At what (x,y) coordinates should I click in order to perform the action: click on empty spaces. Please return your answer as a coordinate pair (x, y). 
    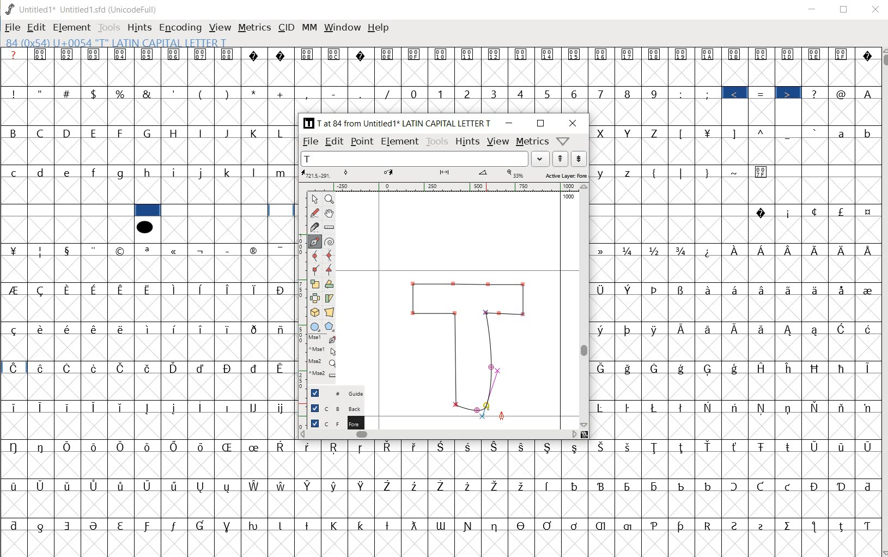
    Looking at the image, I should click on (827, 172).